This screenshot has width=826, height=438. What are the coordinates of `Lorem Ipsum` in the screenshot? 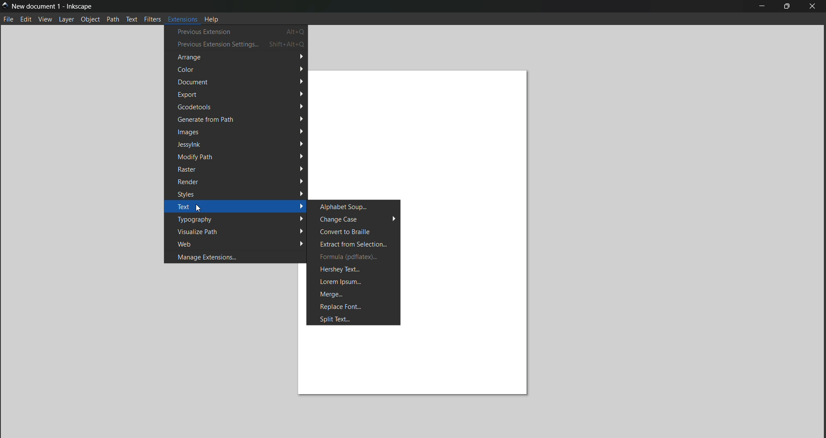 It's located at (354, 282).